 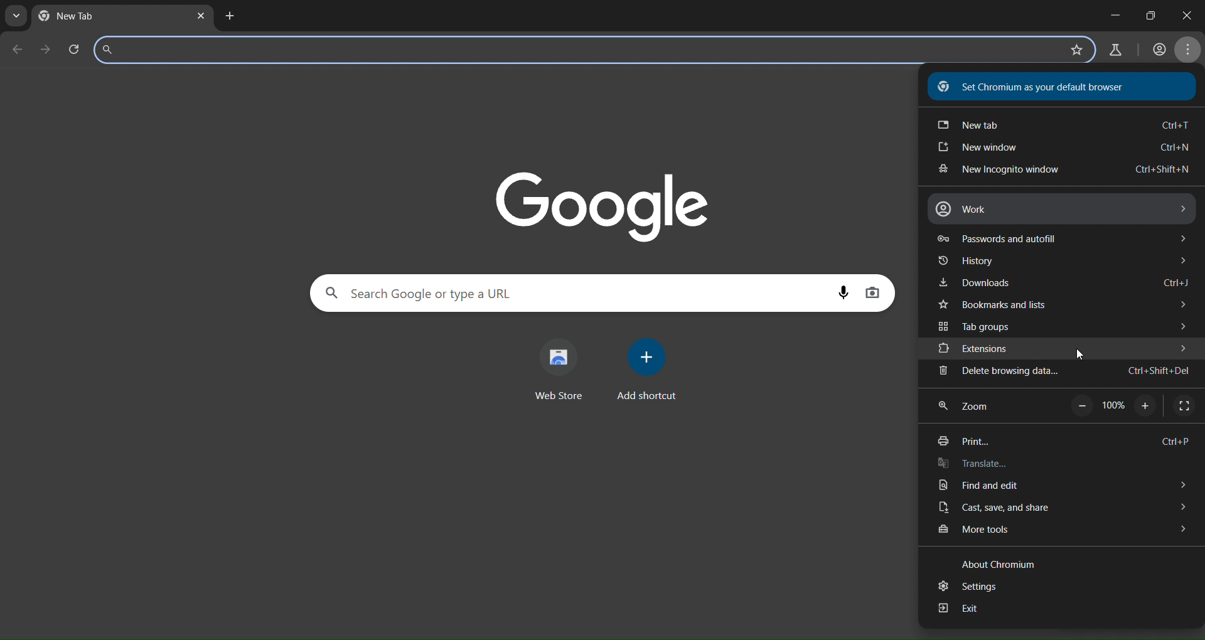 I want to click on close, so click(x=1152, y=13).